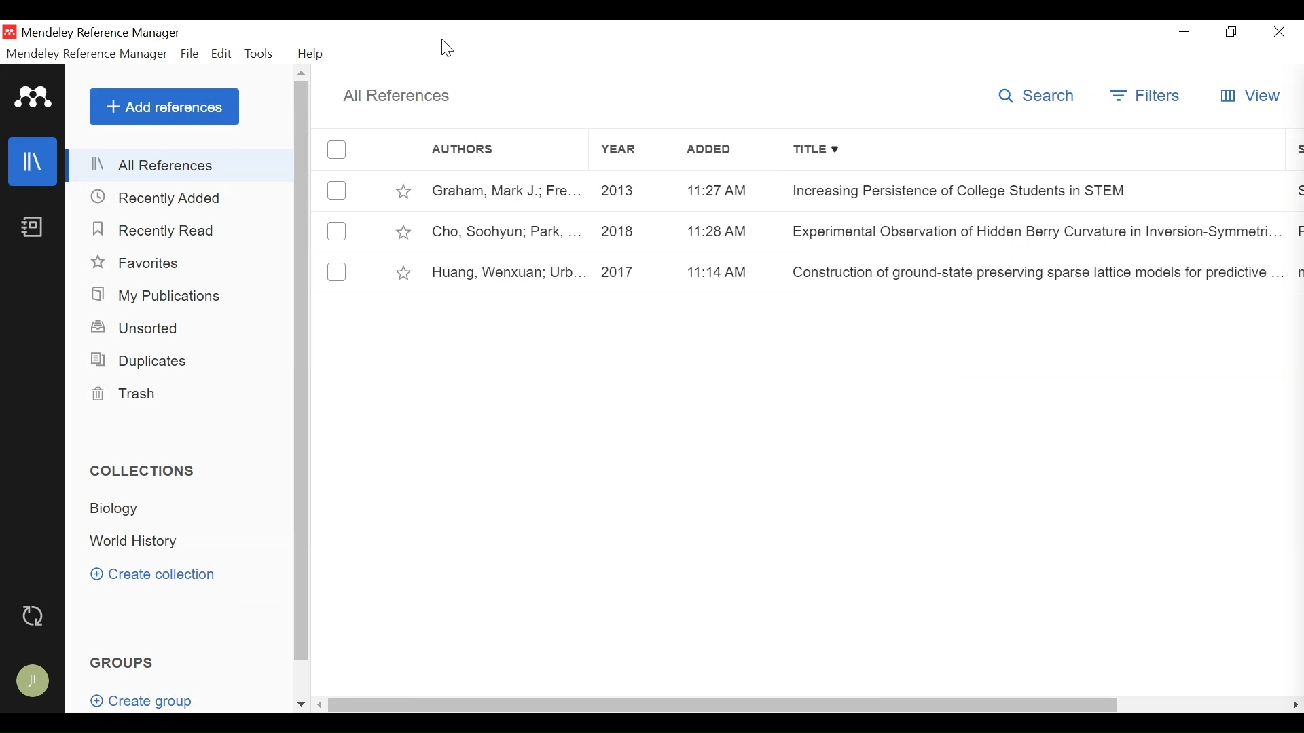 This screenshot has height=733, width=1304. What do you see at coordinates (304, 371) in the screenshot?
I see `Vertical Sroll bar` at bounding box center [304, 371].